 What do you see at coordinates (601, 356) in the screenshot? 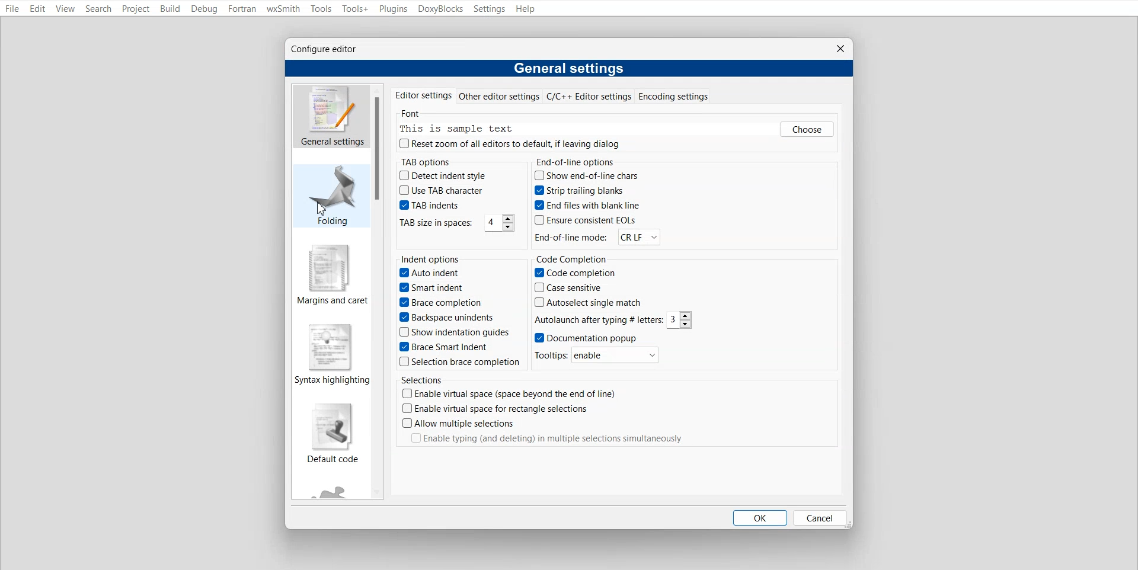
I see `Tooltips: enable ` at bounding box center [601, 356].